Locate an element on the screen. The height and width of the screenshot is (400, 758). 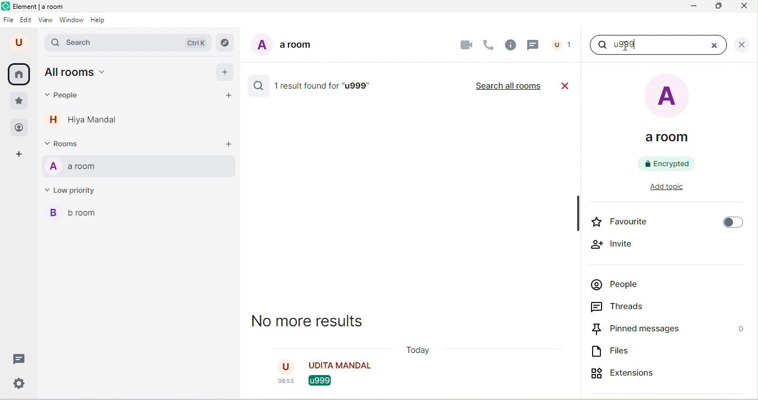
search all rooms is located at coordinates (508, 86).